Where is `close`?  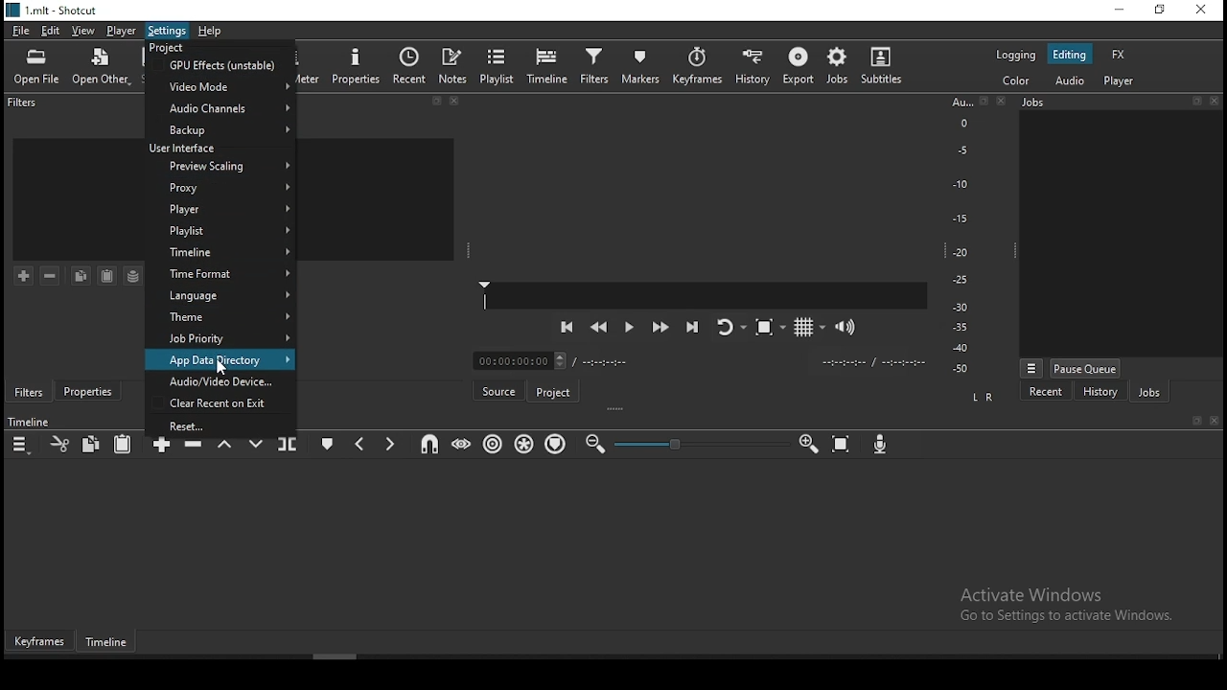 close is located at coordinates (1006, 102).